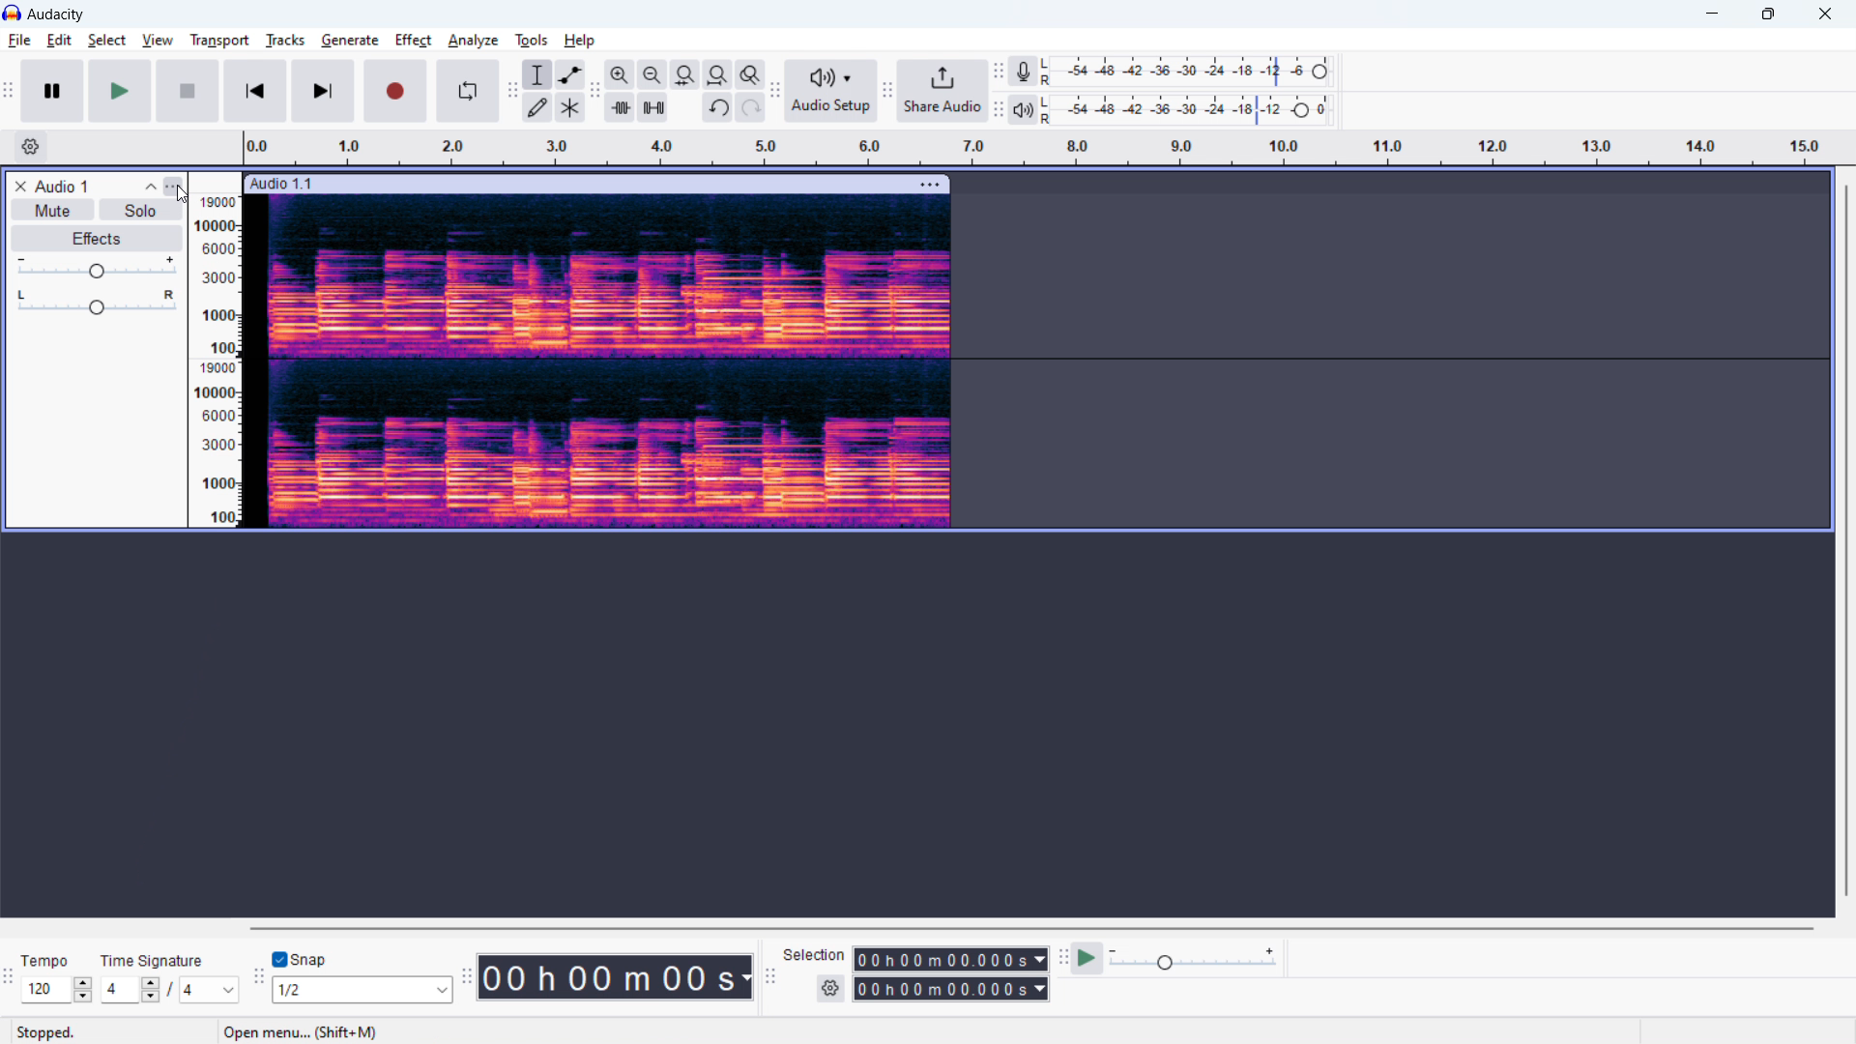 The height and width of the screenshot is (1044, 1856). Describe the element at coordinates (349, 40) in the screenshot. I see `generate` at that location.